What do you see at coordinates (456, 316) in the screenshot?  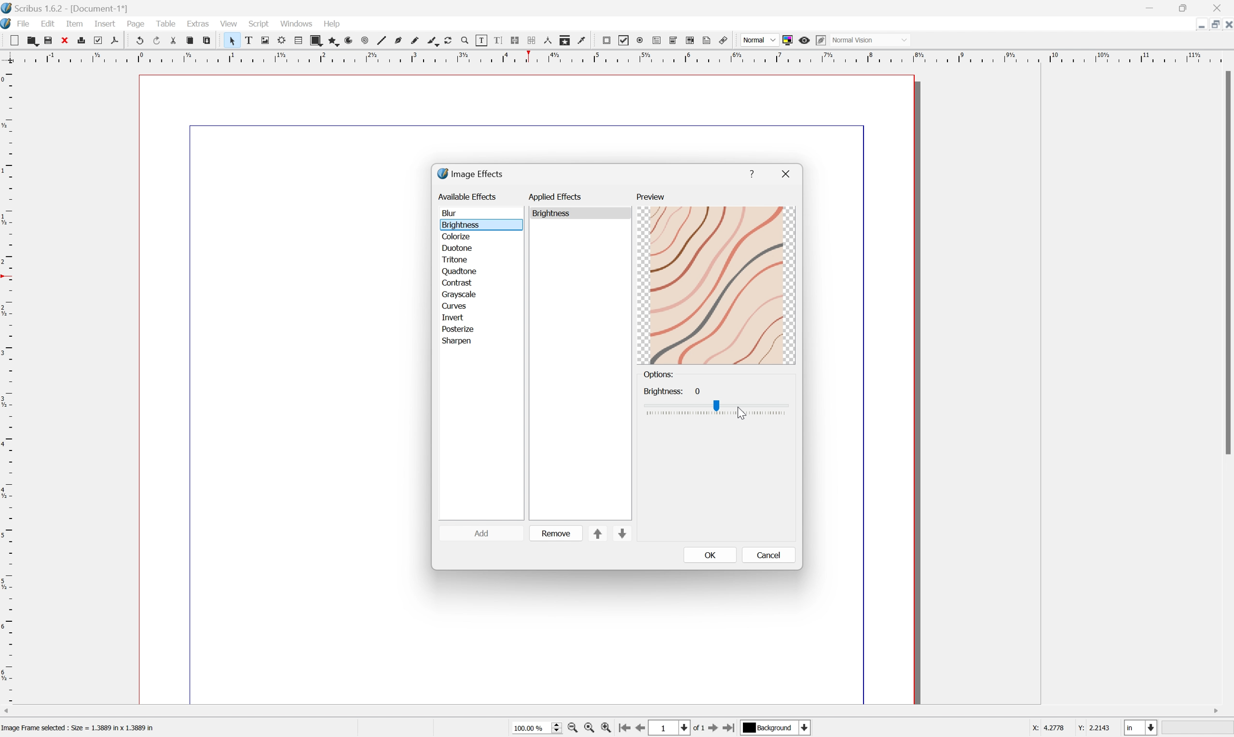 I see `invert` at bounding box center [456, 316].